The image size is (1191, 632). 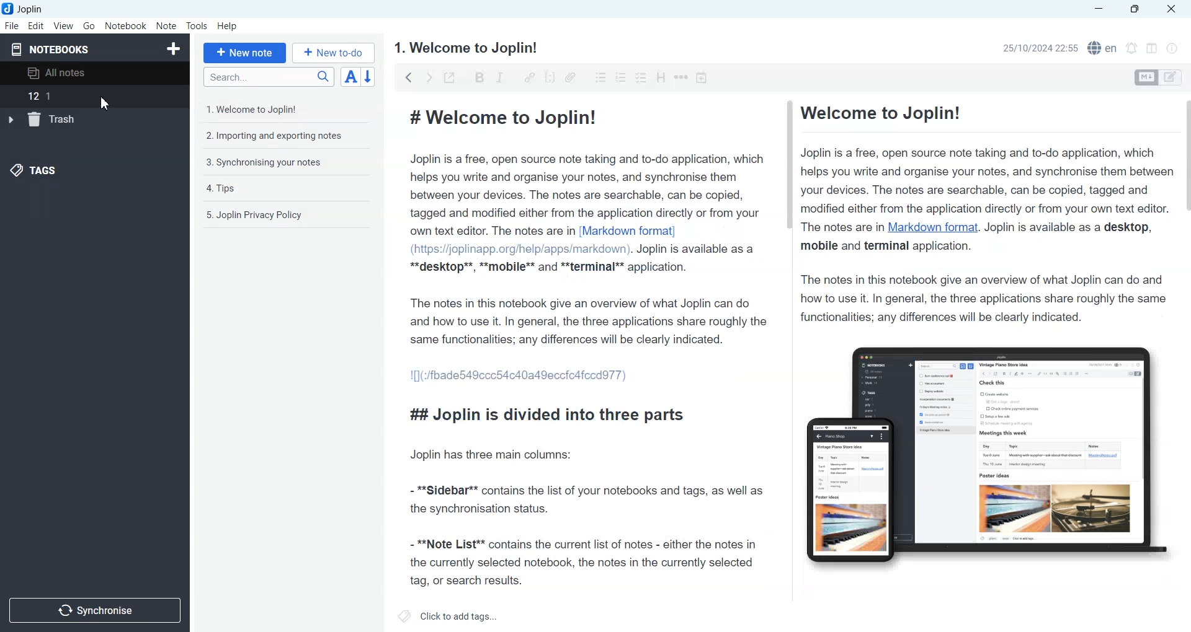 What do you see at coordinates (94, 609) in the screenshot?
I see `Synchronize` at bounding box center [94, 609].